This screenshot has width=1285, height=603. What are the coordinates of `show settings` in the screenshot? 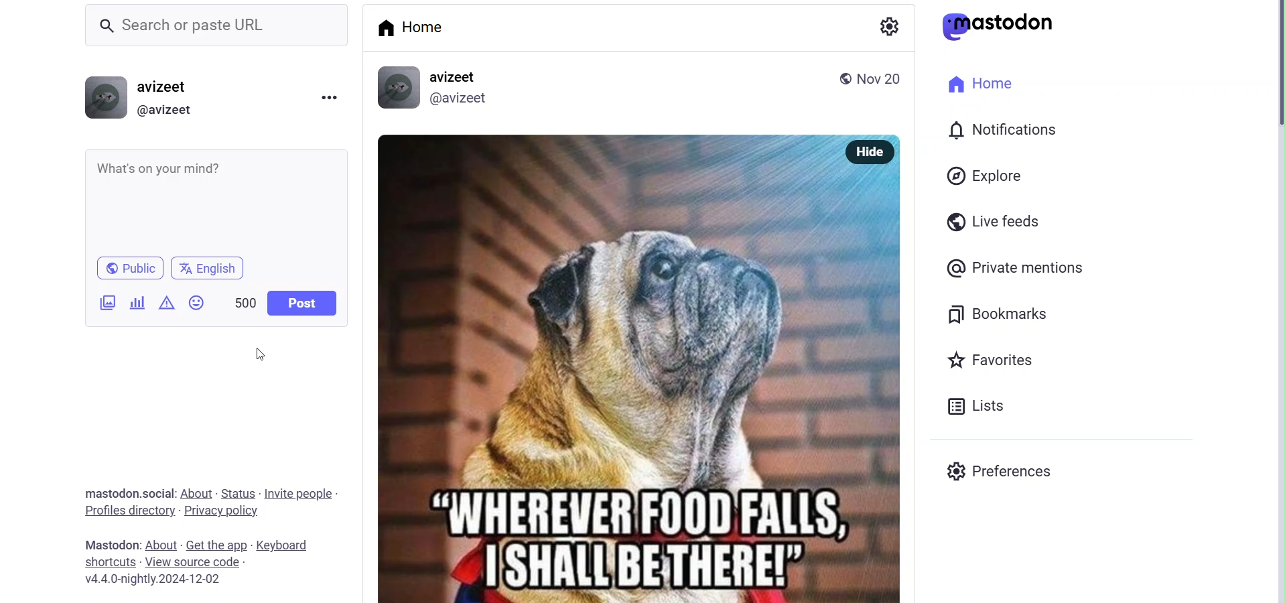 It's located at (888, 25).